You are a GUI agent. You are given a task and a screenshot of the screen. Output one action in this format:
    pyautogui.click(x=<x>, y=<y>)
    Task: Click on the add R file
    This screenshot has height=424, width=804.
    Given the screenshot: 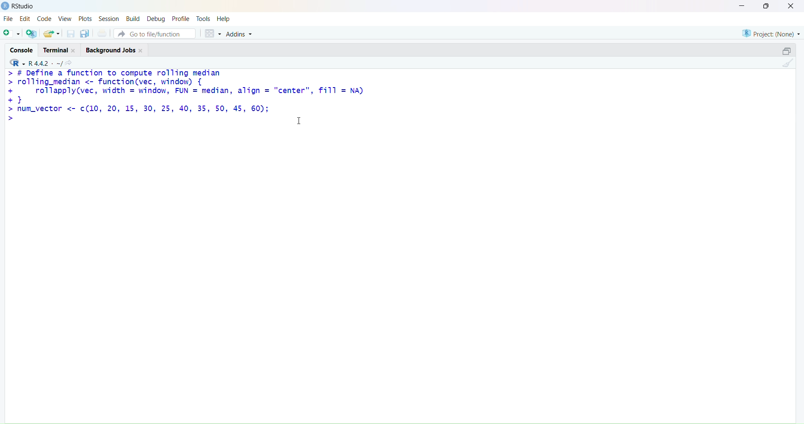 What is the action you would take?
    pyautogui.click(x=32, y=34)
    